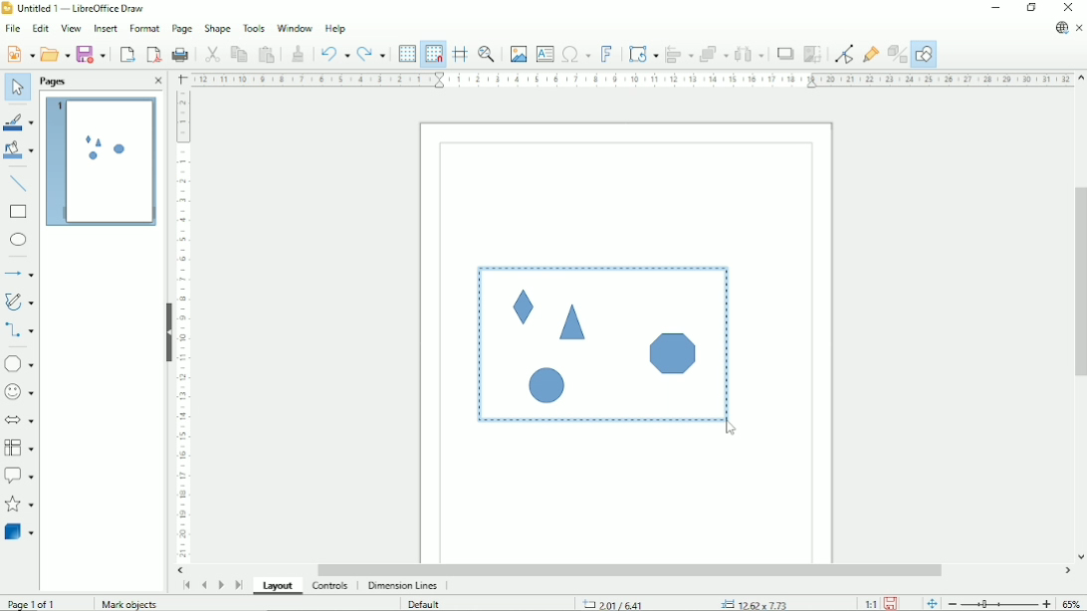 This screenshot has width=1087, height=611. What do you see at coordinates (433, 53) in the screenshot?
I see `Snap to grid` at bounding box center [433, 53].